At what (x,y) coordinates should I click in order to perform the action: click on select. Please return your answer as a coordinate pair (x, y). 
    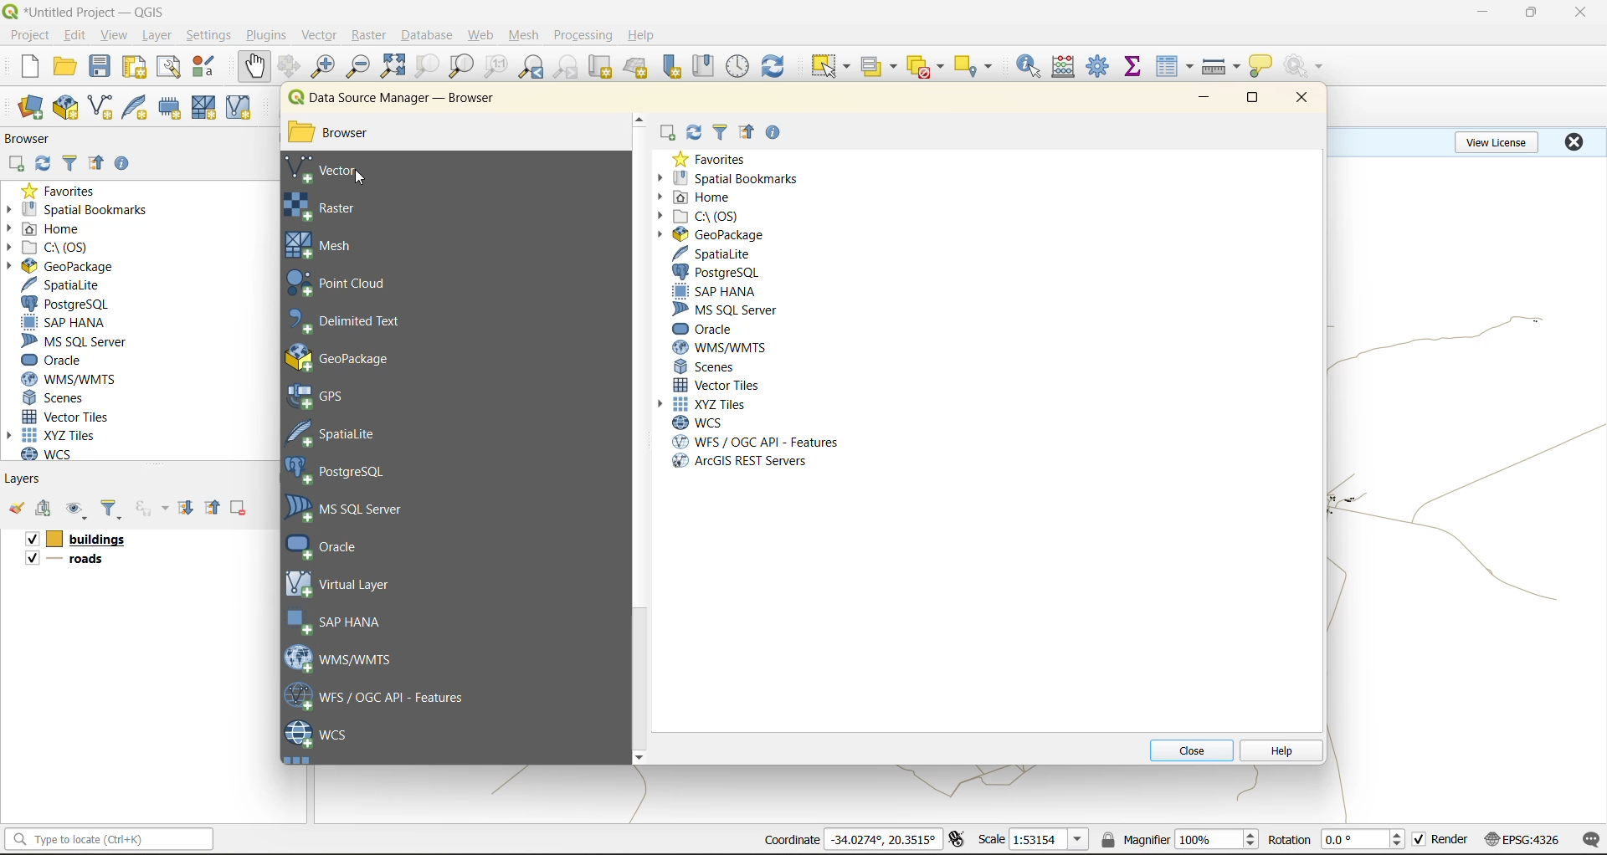
    Looking at the image, I should click on (828, 67).